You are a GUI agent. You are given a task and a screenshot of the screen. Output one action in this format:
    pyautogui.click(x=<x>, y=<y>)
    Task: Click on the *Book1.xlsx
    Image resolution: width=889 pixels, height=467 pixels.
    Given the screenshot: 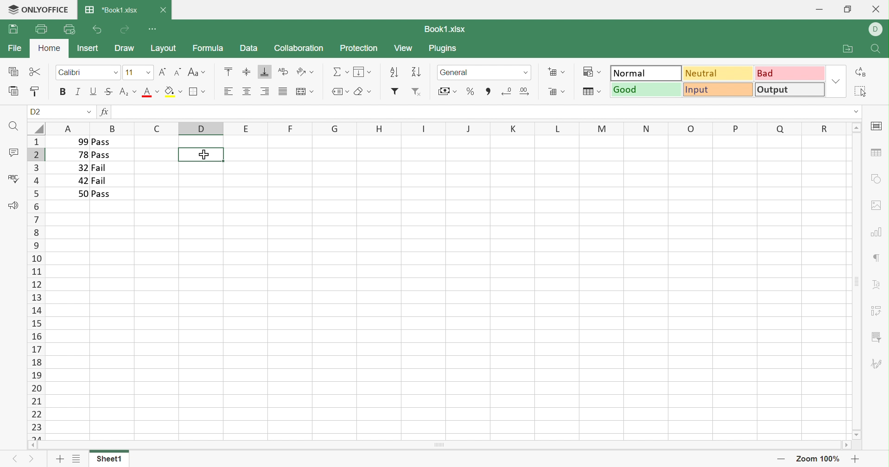 What is the action you would take?
    pyautogui.click(x=111, y=9)
    